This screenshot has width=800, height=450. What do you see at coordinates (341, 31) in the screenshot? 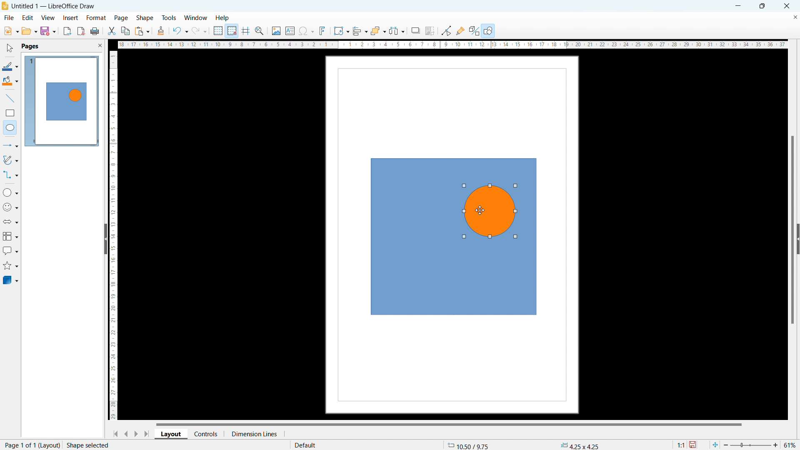
I see `transformations` at bounding box center [341, 31].